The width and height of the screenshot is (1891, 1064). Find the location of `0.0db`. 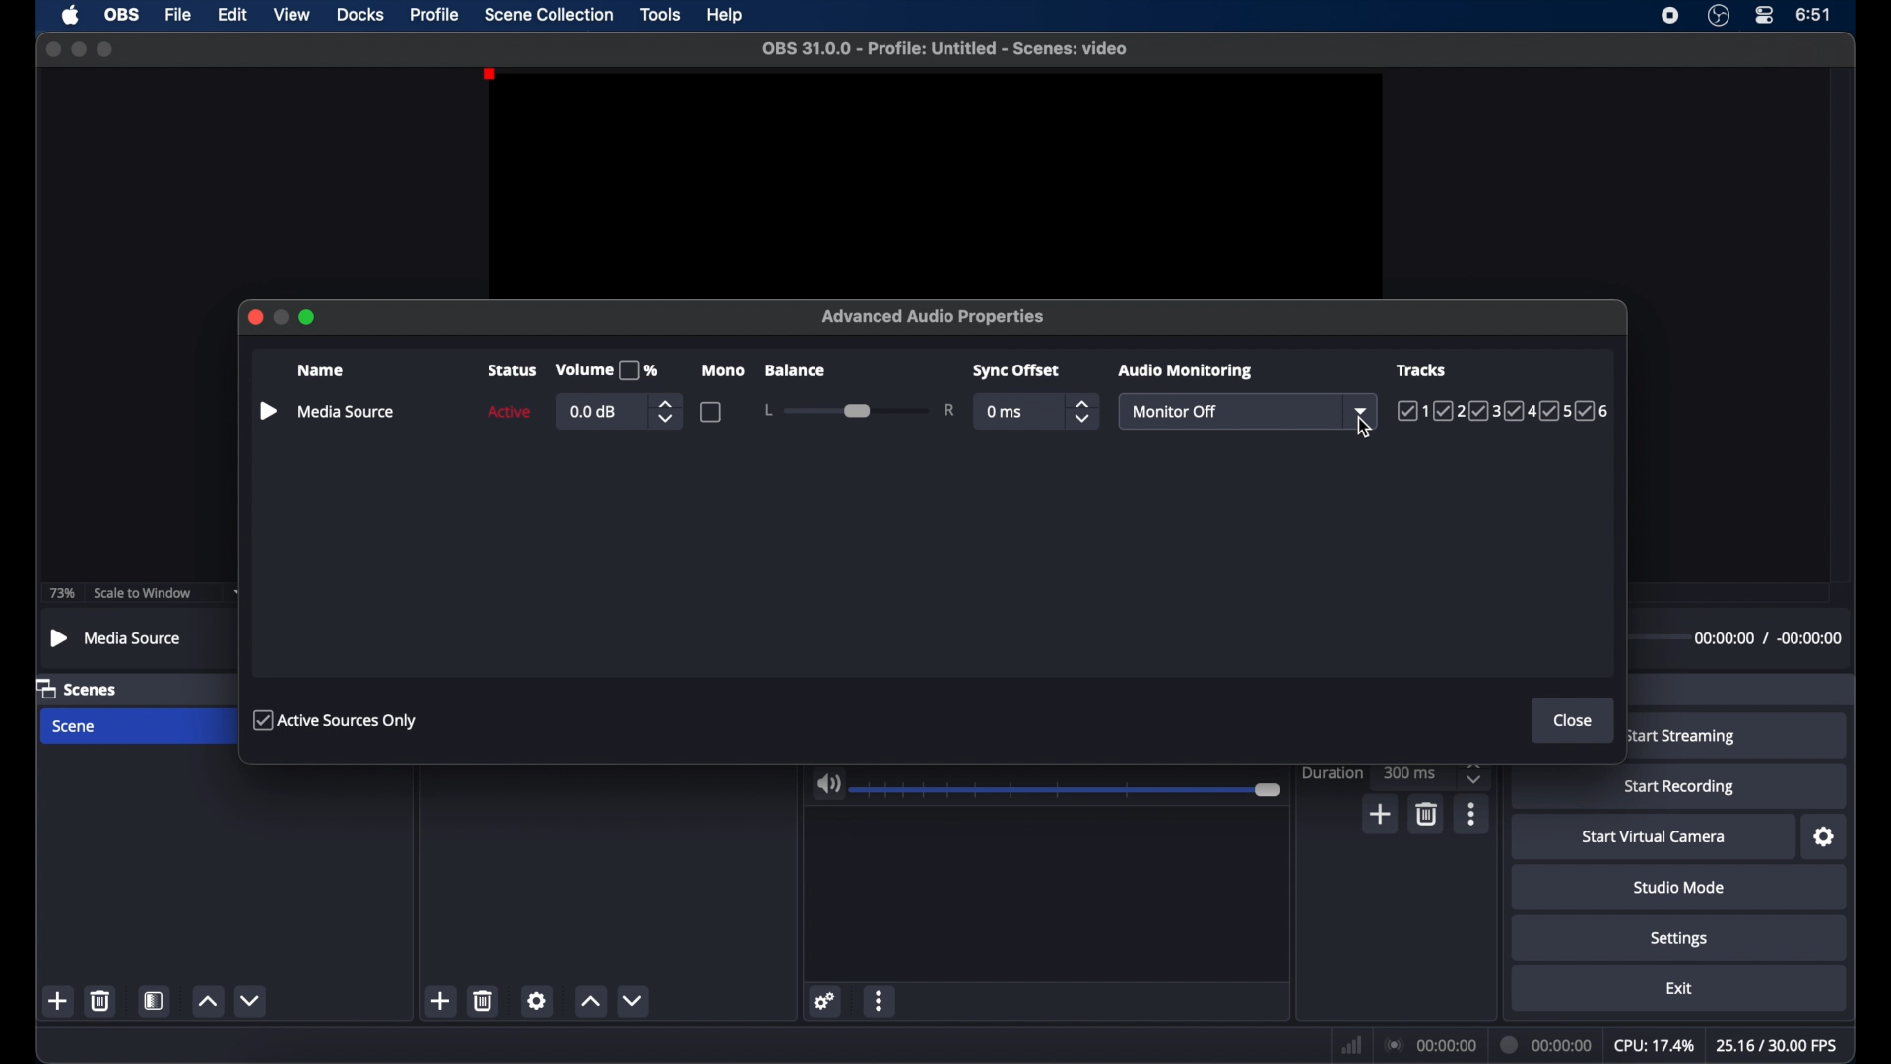

0.0db is located at coordinates (596, 412).